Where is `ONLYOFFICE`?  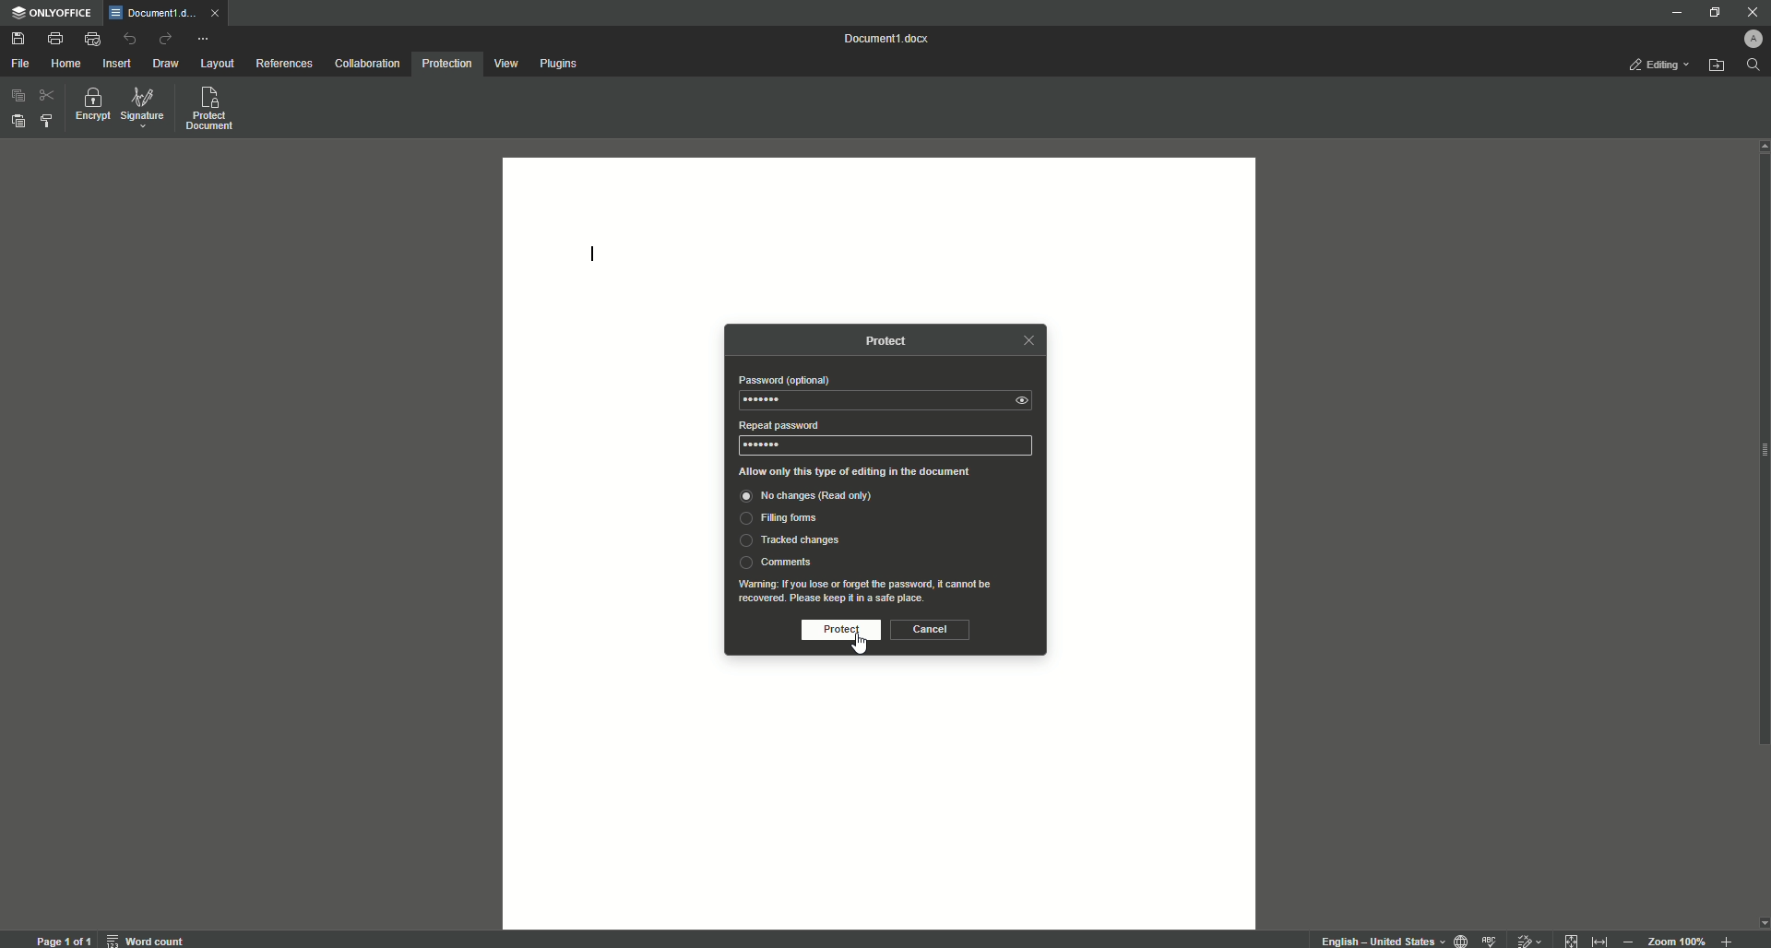 ONLYOFFICE is located at coordinates (53, 15).